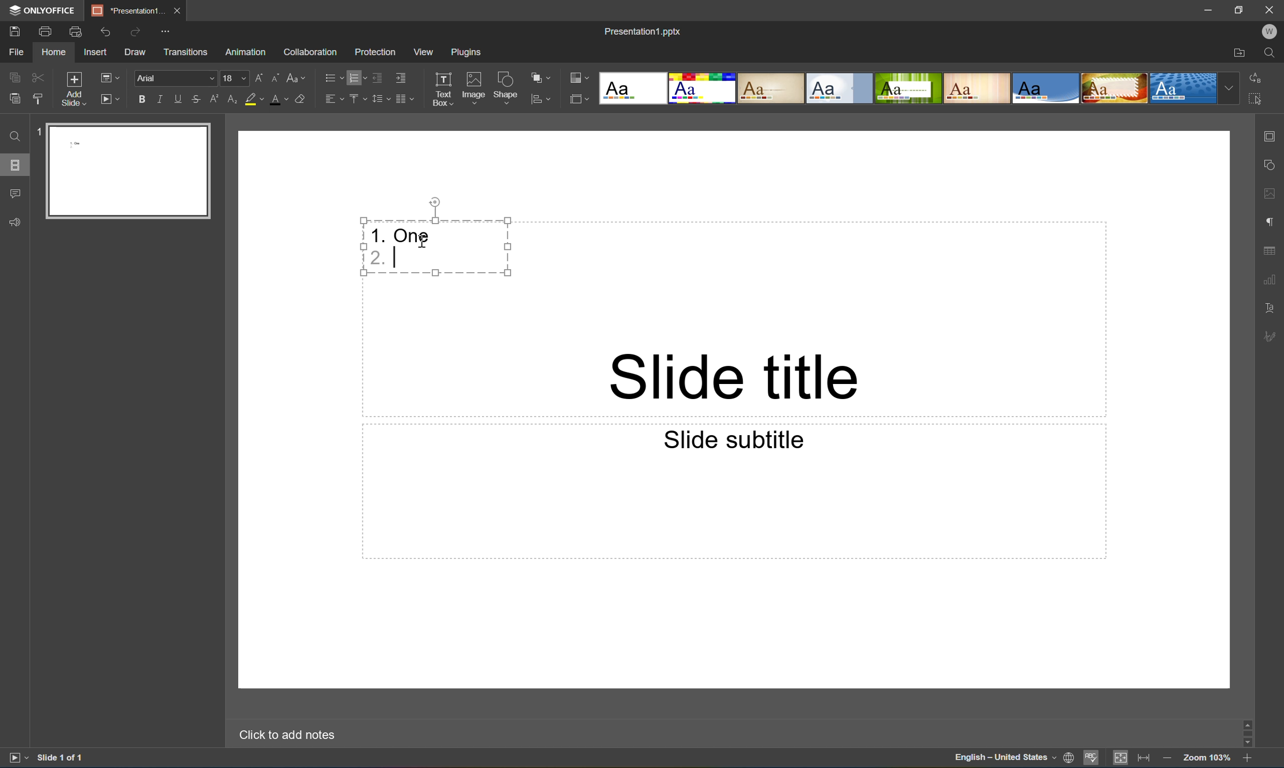 The height and width of the screenshot is (768, 1284). I want to click on Zoom in, so click(1247, 760).